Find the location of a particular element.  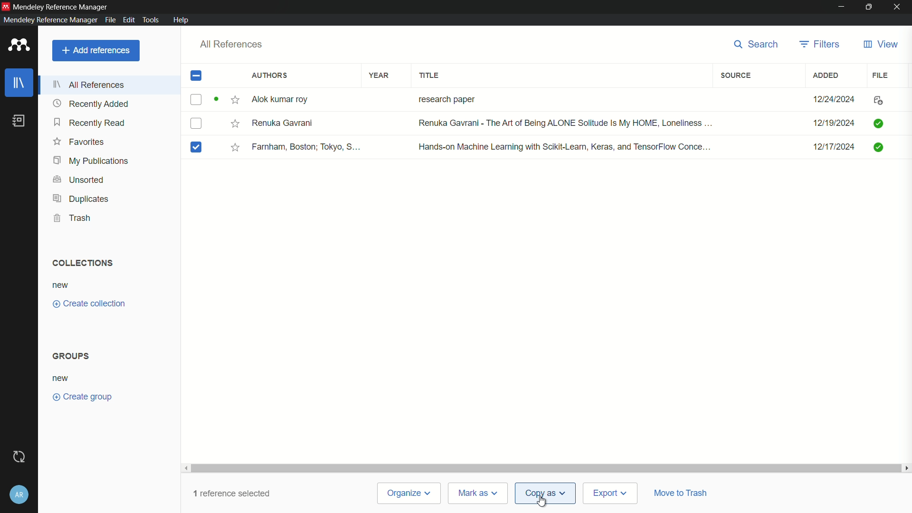

edit menu is located at coordinates (128, 19).